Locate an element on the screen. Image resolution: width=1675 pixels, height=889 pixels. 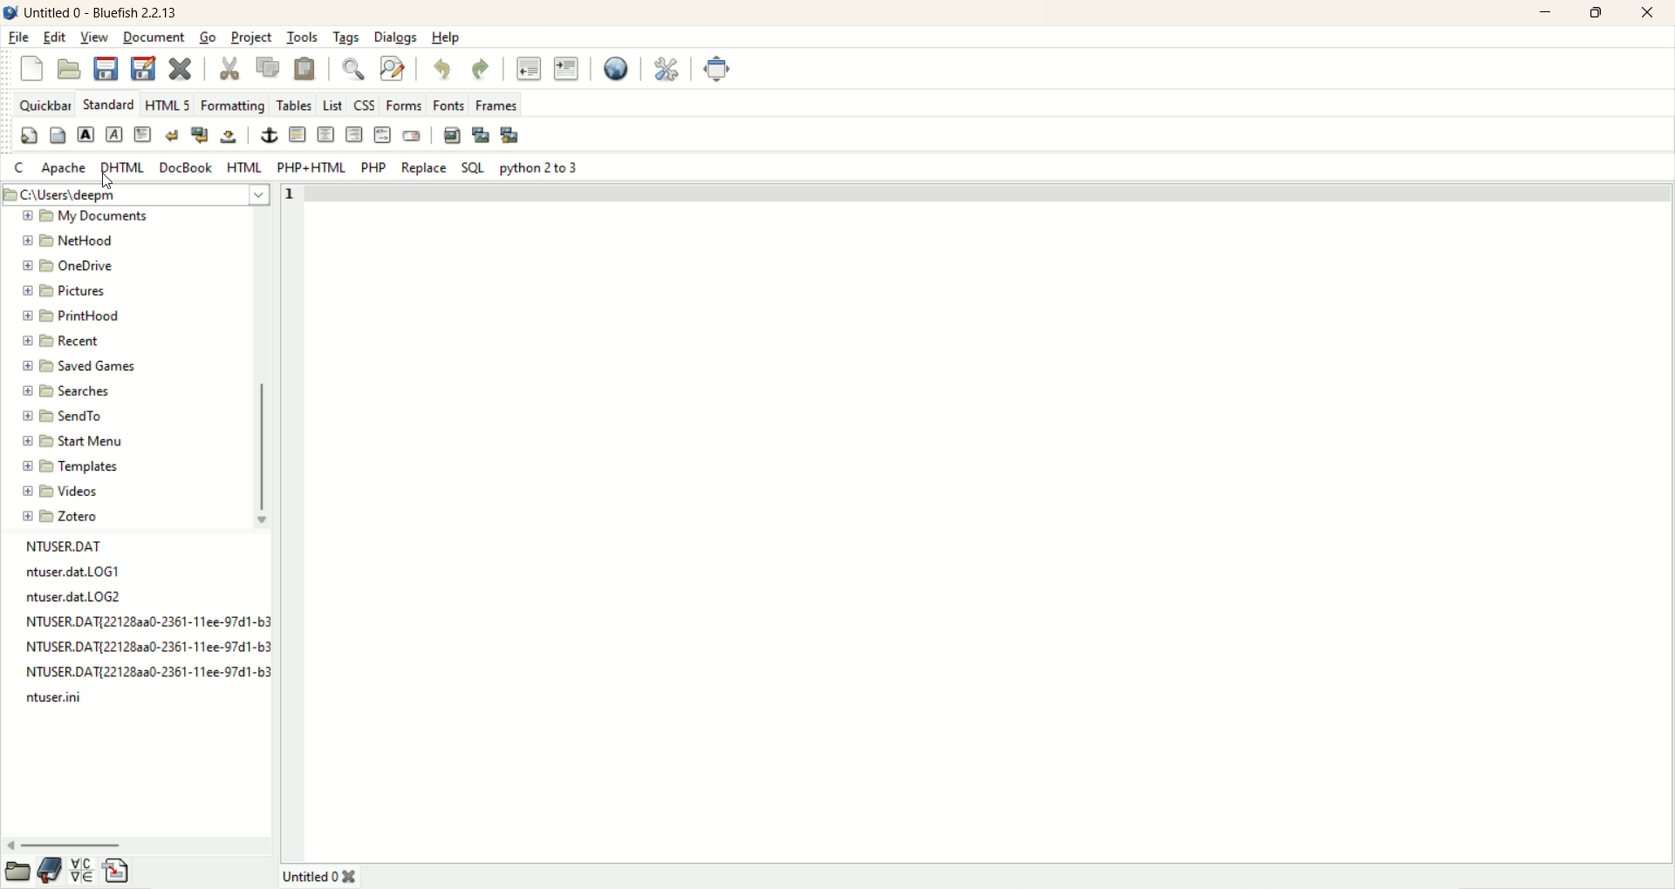
vertical scroll bar is located at coordinates (260, 370).